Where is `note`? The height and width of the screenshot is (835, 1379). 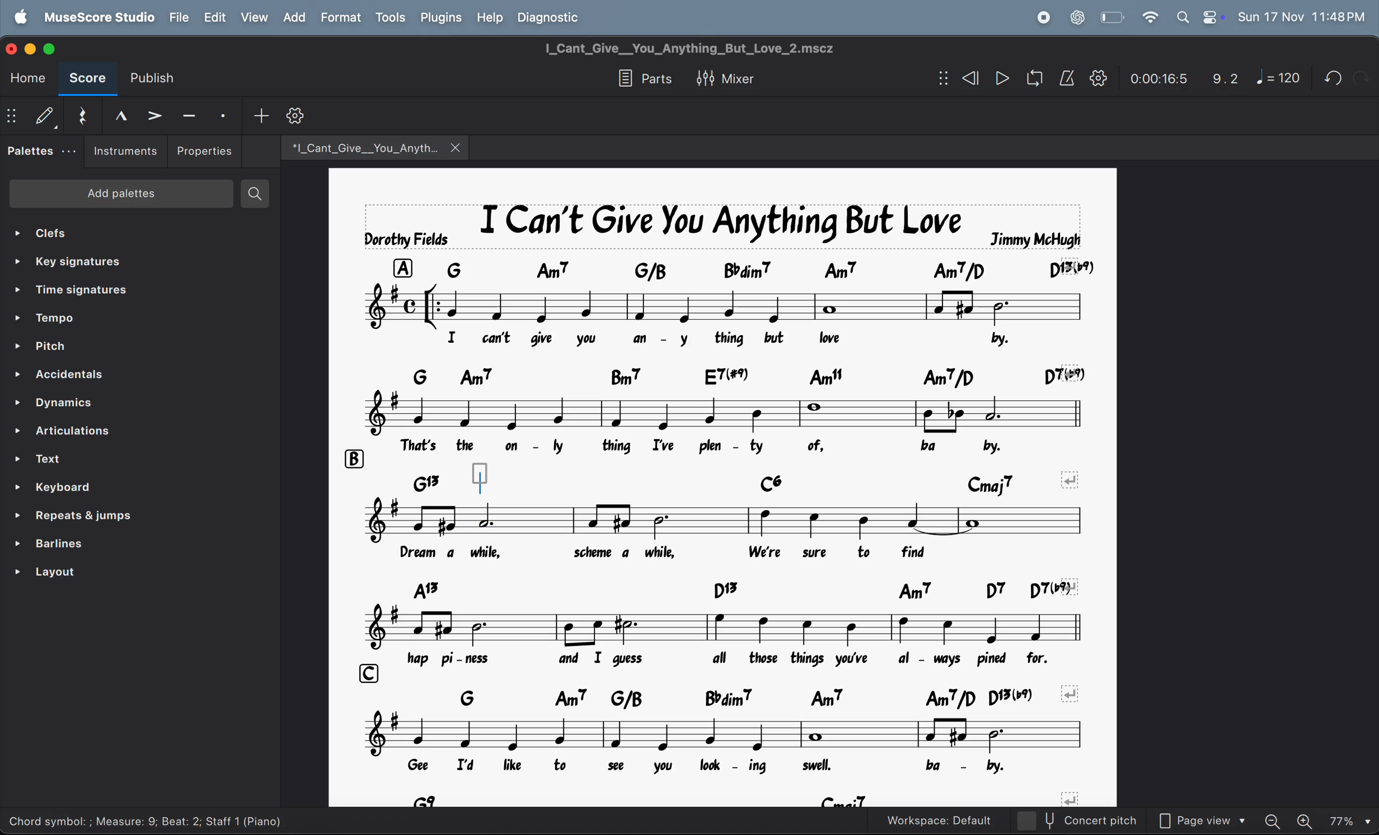 note is located at coordinates (724, 305).